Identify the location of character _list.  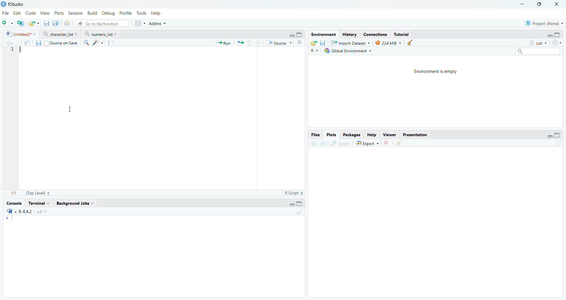
(60, 34).